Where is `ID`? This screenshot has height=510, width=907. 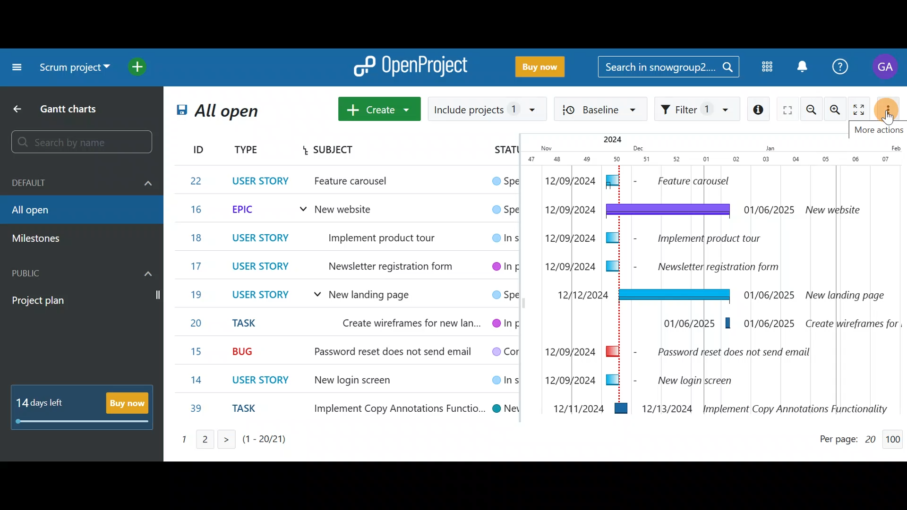 ID is located at coordinates (191, 148).